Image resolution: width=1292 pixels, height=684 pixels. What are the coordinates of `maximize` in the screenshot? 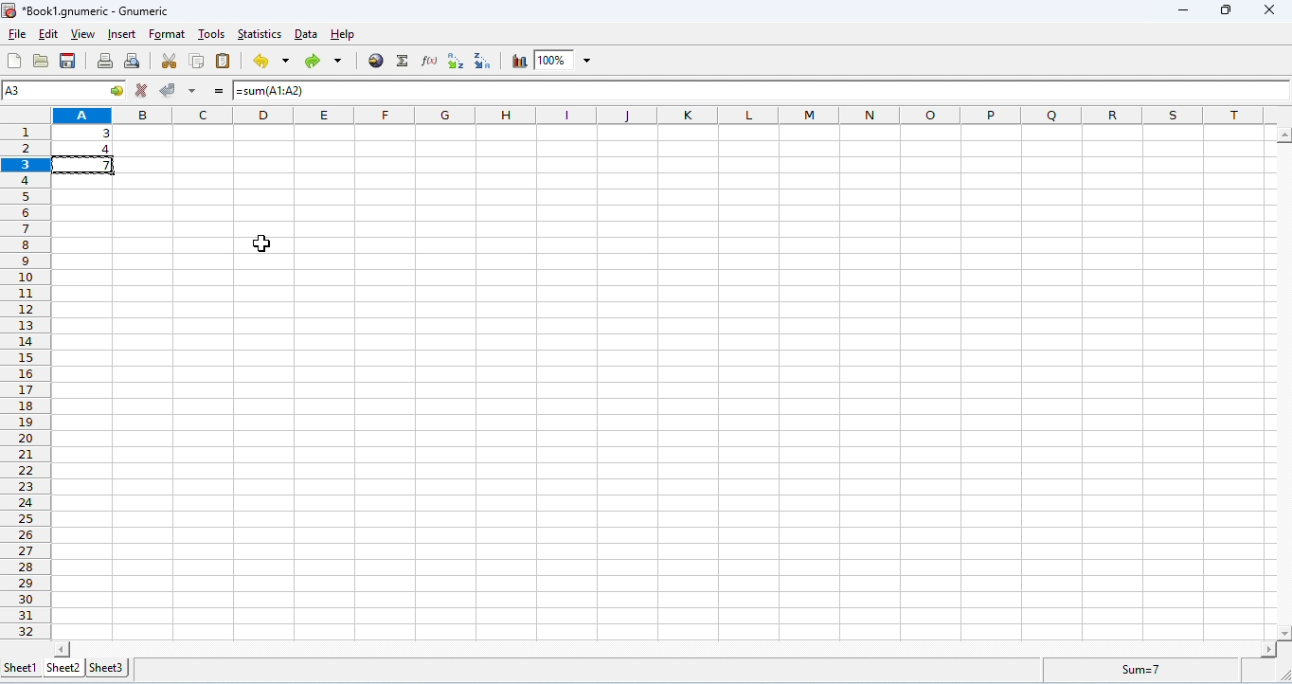 It's located at (1226, 10).